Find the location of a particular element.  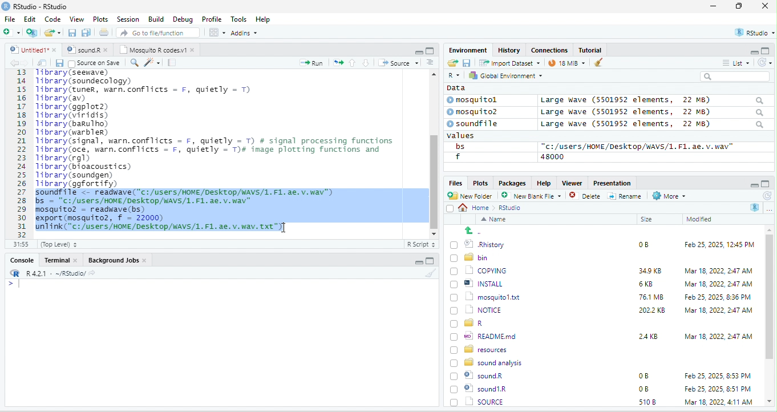

minimize is located at coordinates (418, 51).